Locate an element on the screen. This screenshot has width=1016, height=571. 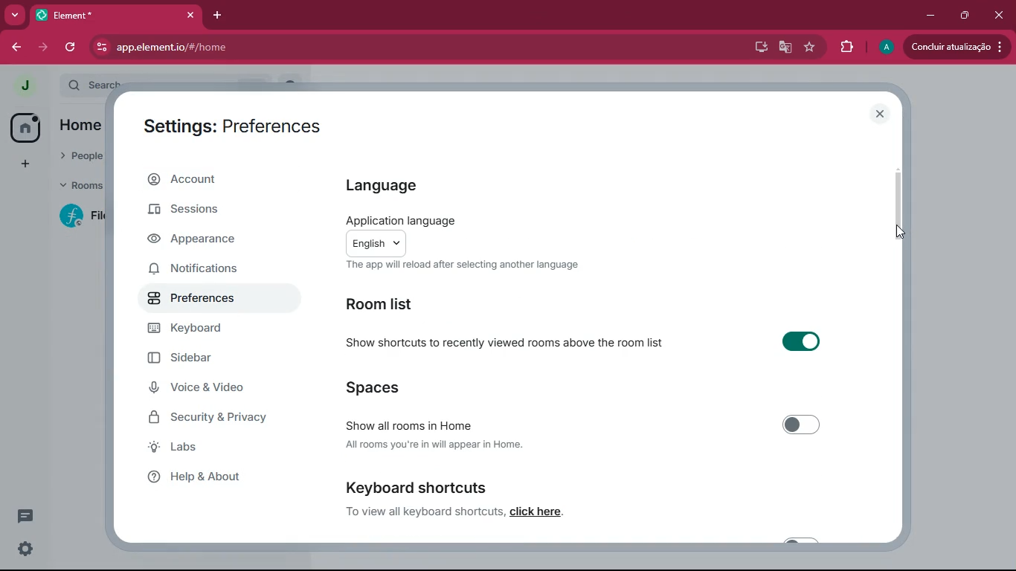
Show shortcuts to recently viewed rooms above the room list is located at coordinates (586, 340).